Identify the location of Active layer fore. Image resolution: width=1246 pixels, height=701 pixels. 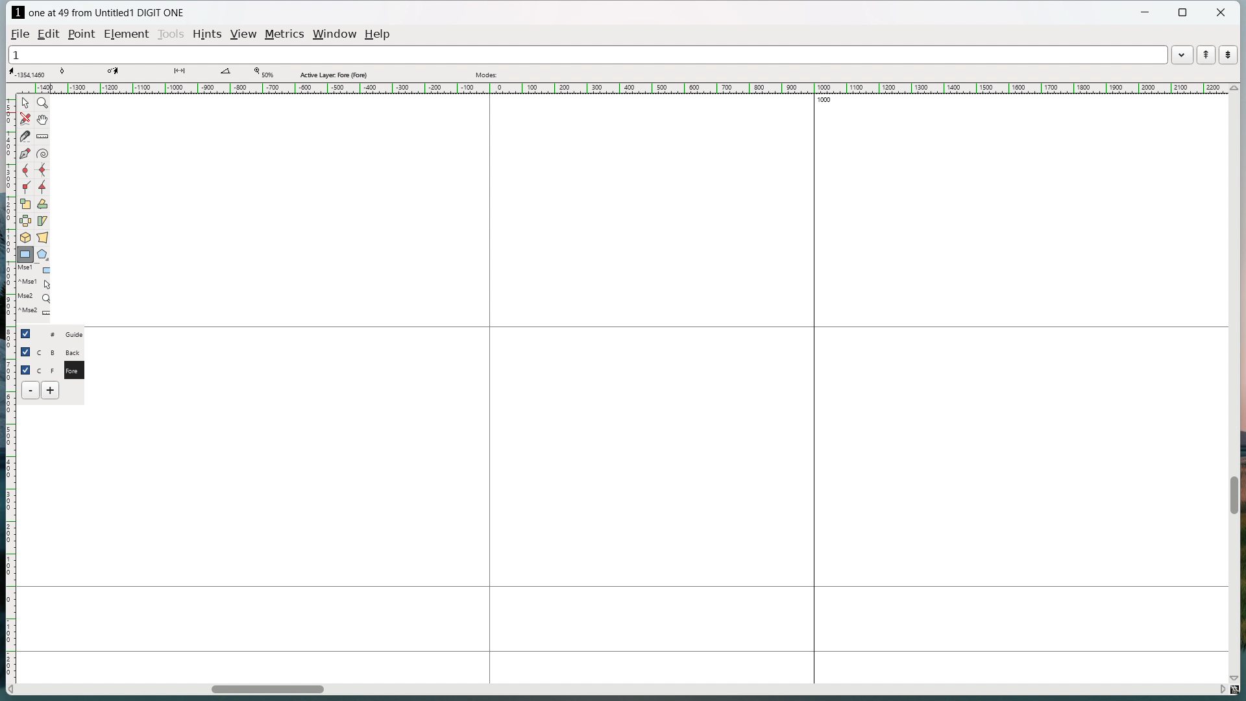
(334, 73).